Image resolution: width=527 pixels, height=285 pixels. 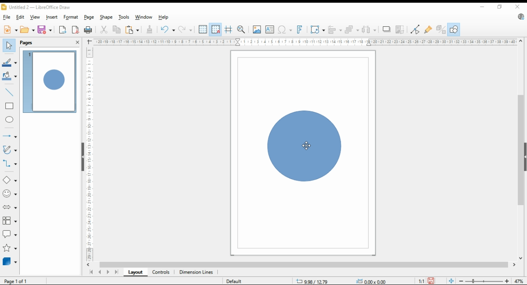 I want to click on arrange, so click(x=352, y=29).